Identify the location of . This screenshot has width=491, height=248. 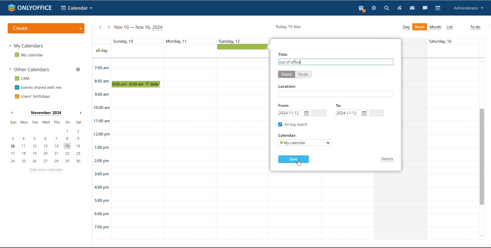
(287, 86).